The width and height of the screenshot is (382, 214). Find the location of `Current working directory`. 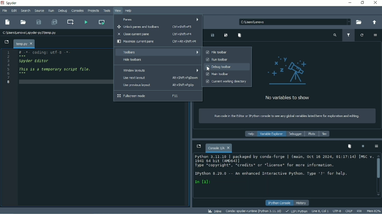

Current working directory is located at coordinates (226, 82).